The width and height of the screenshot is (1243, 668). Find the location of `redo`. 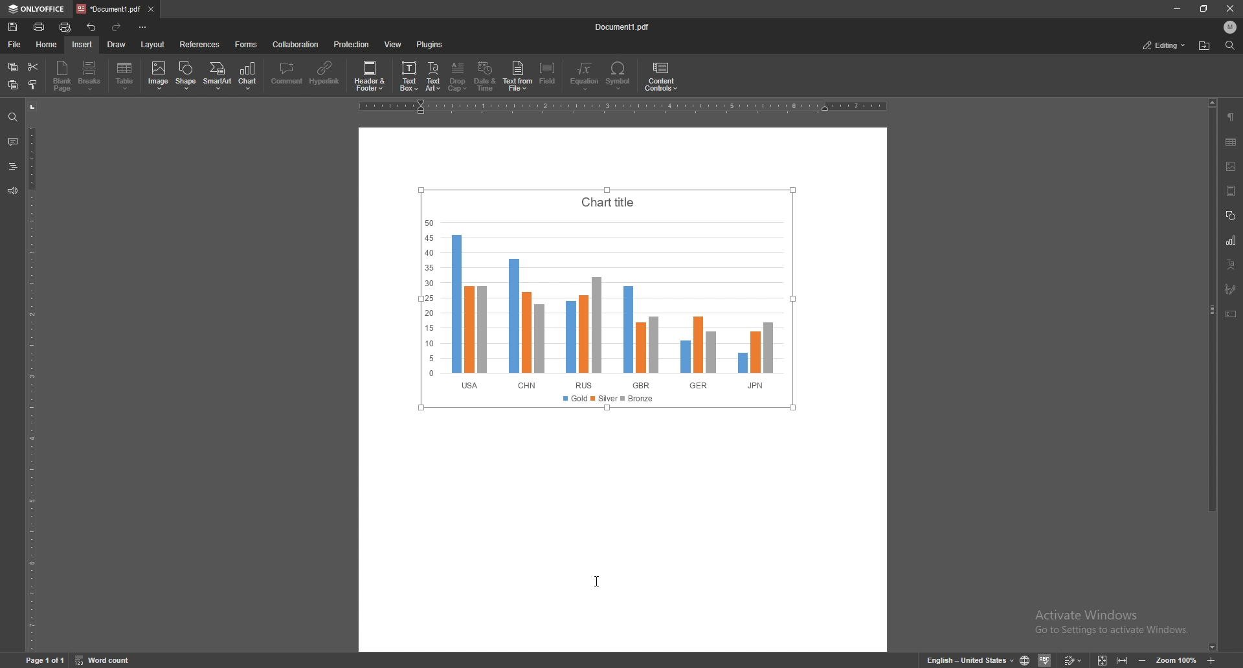

redo is located at coordinates (117, 27).